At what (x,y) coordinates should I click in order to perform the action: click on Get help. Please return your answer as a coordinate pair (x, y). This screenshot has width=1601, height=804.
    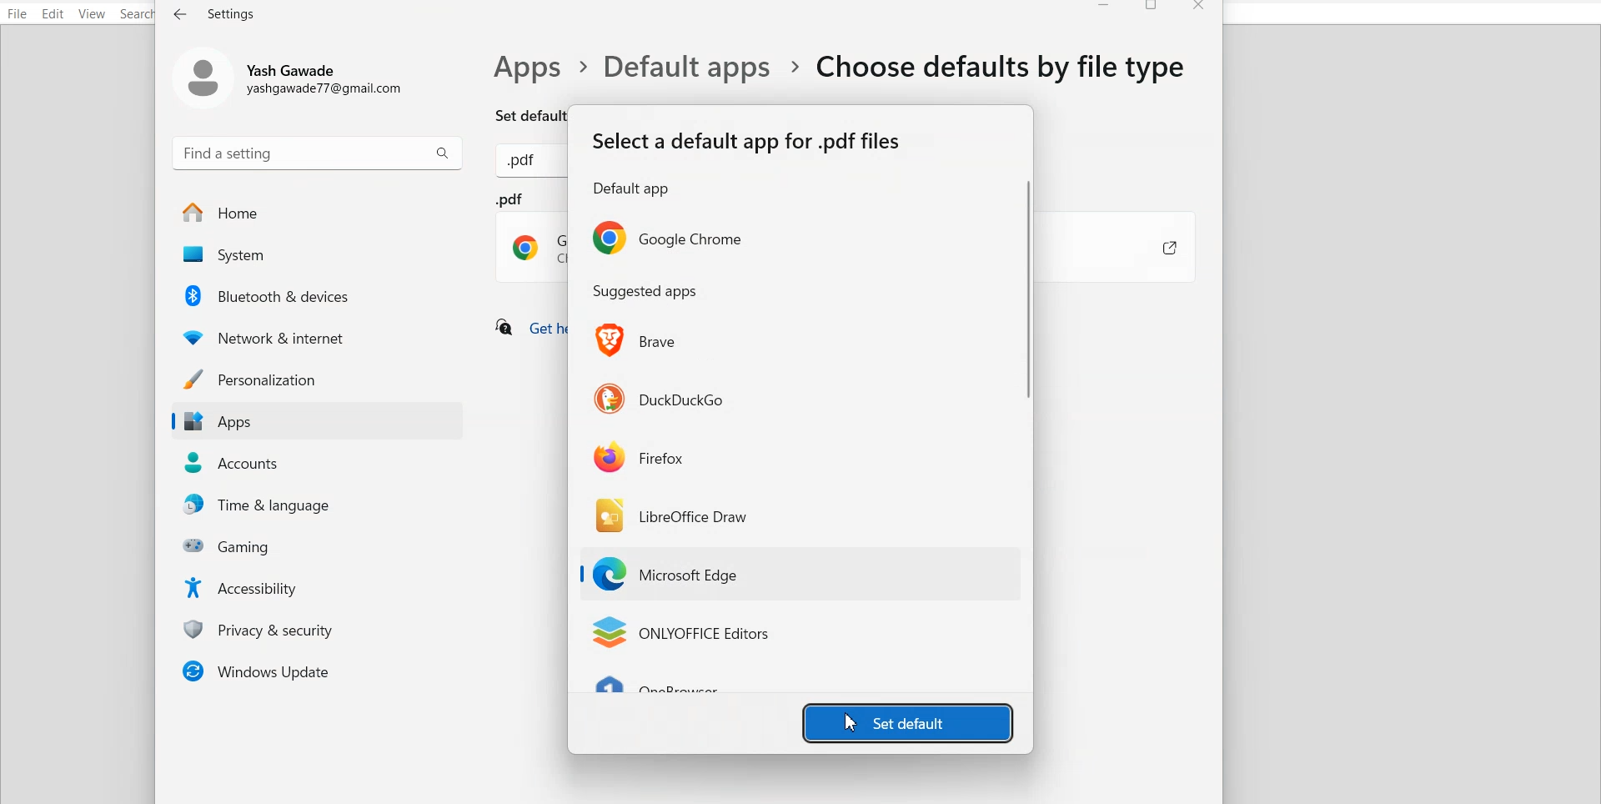
    Looking at the image, I should click on (527, 329).